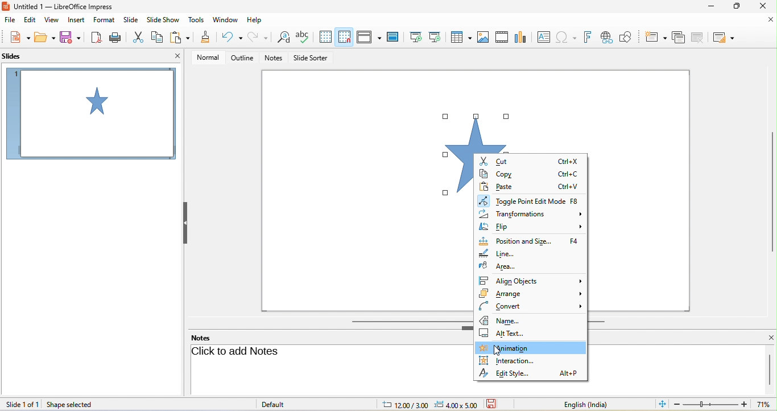 The image size is (777, 411). I want to click on undo, so click(229, 37).